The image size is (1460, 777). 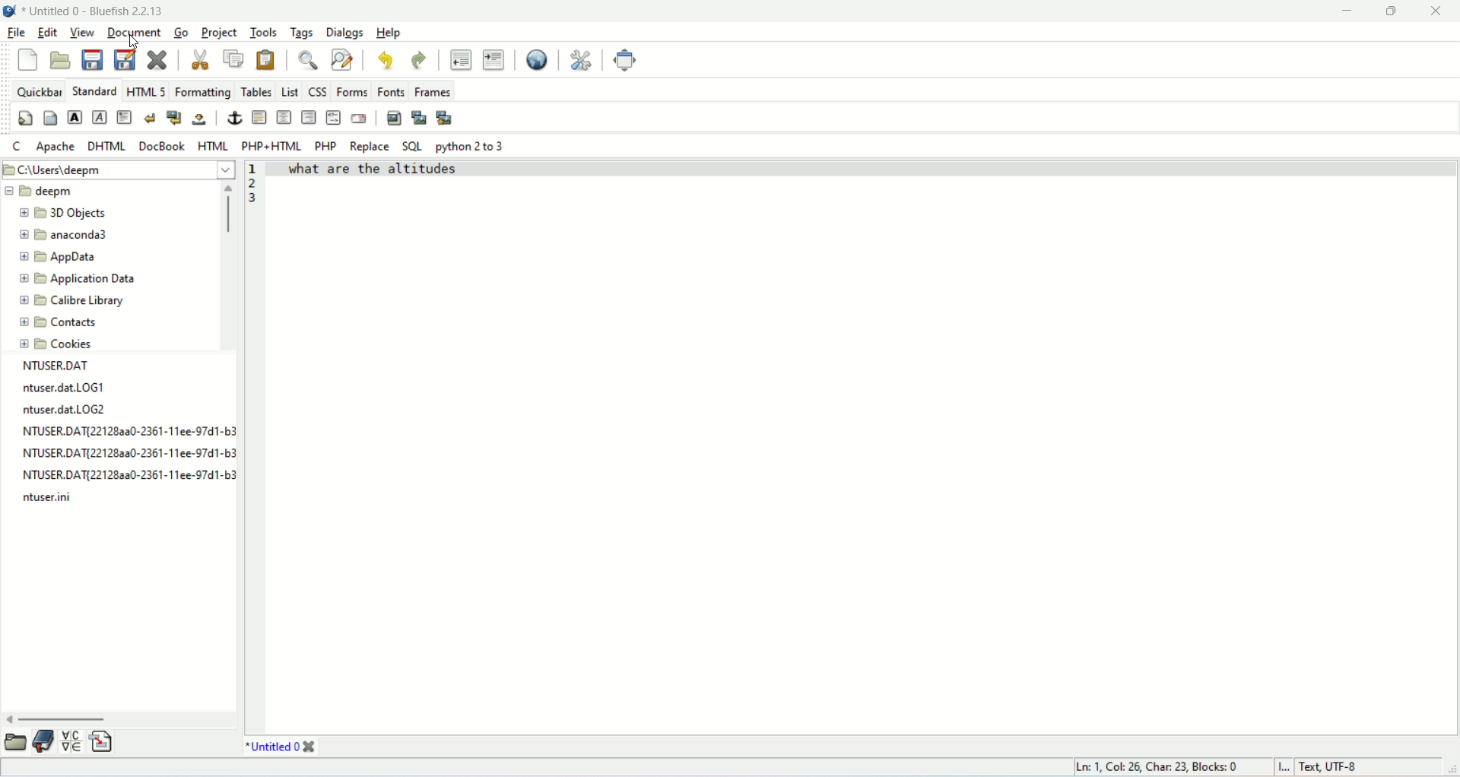 What do you see at coordinates (447, 117) in the screenshot?
I see `multi thumbnail` at bounding box center [447, 117].